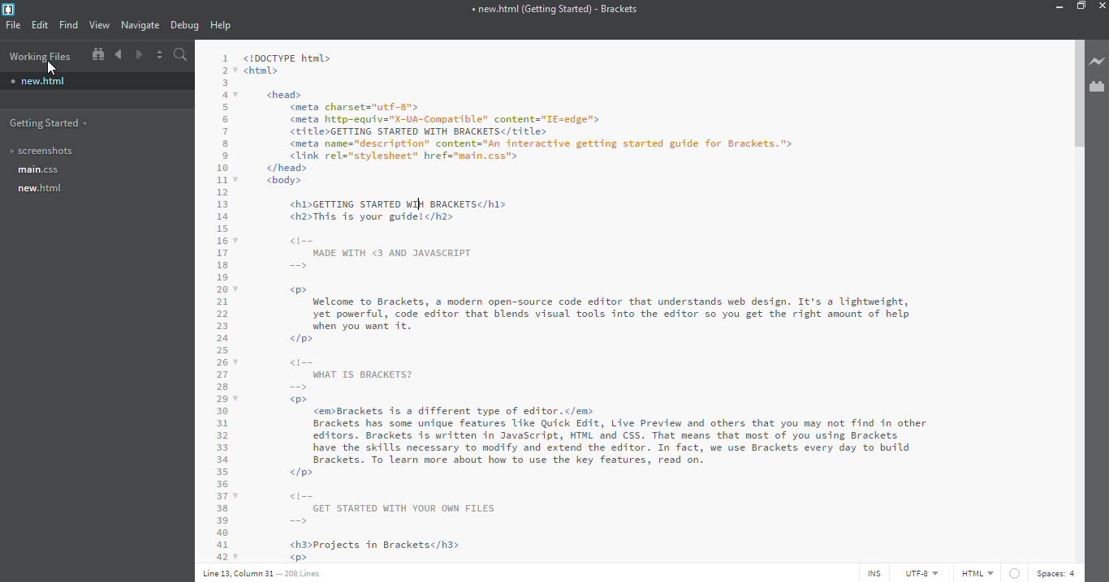 The height and width of the screenshot is (582, 1109). Describe the element at coordinates (50, 122) in the screenshot. I see `getting started` at that location.